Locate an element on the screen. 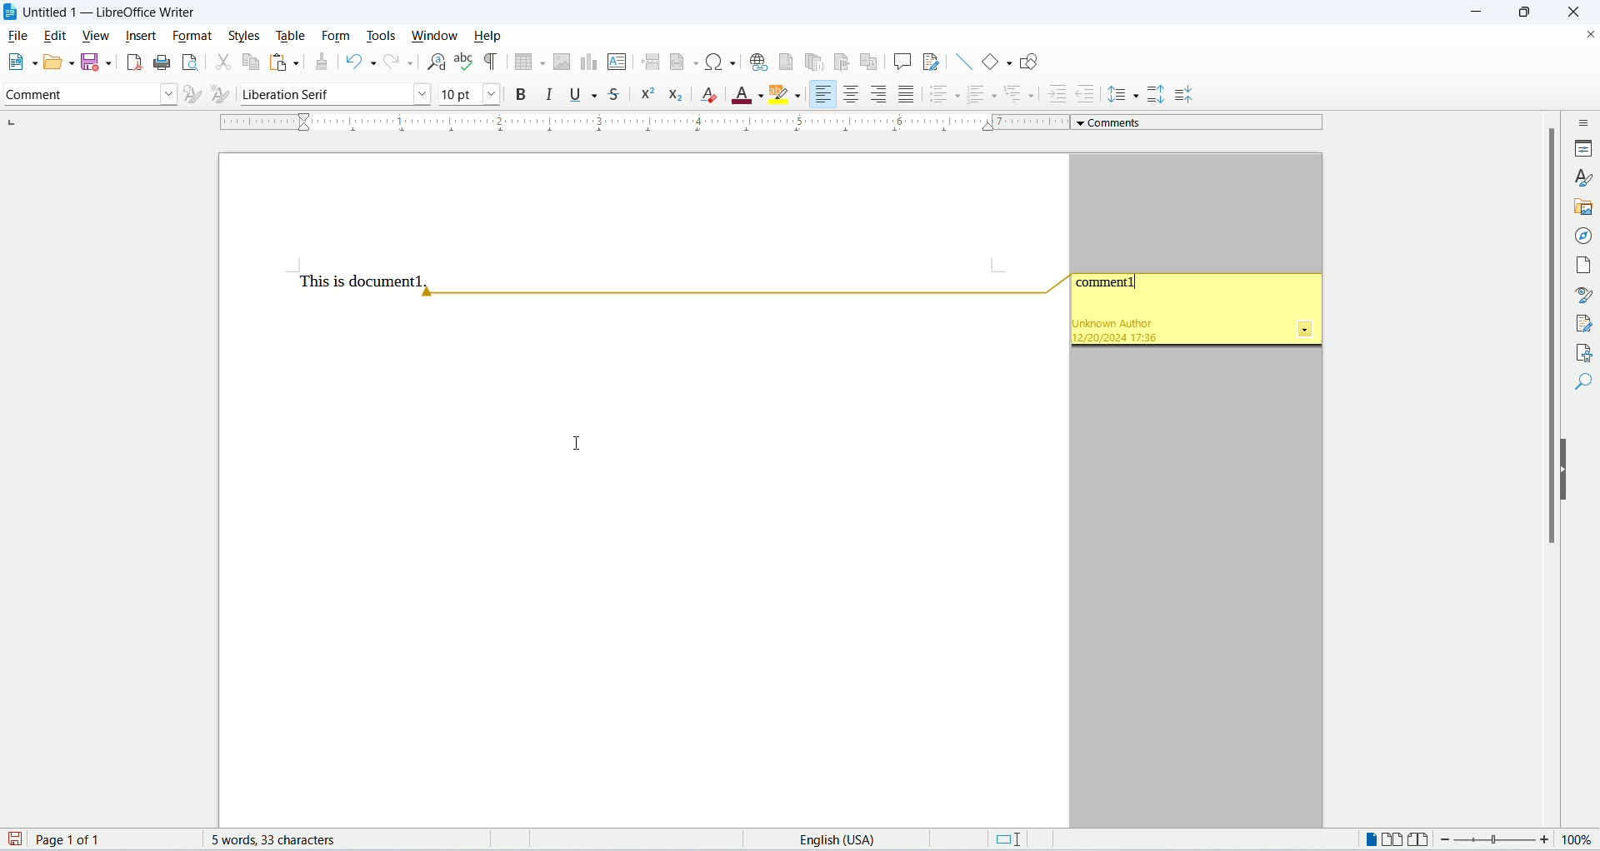 The width and height of the screenshot is (1600, 851). set line spacing is located at coordinates (1123, 92).